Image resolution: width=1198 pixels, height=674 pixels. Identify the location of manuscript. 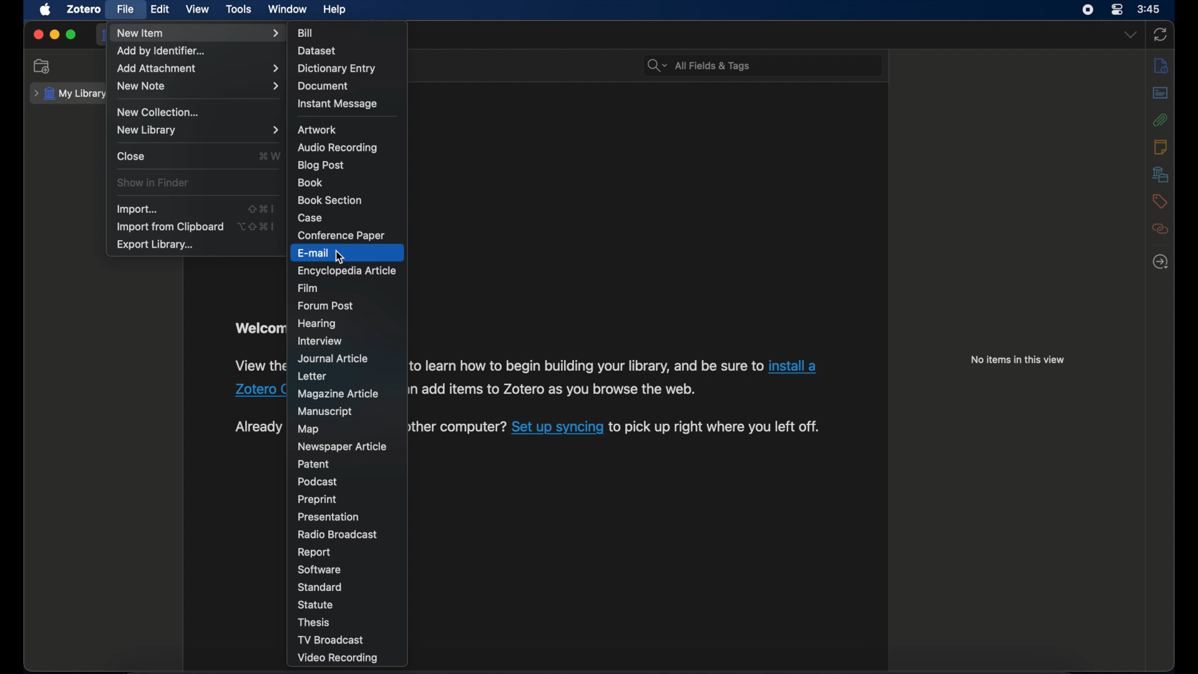
(327, 411).